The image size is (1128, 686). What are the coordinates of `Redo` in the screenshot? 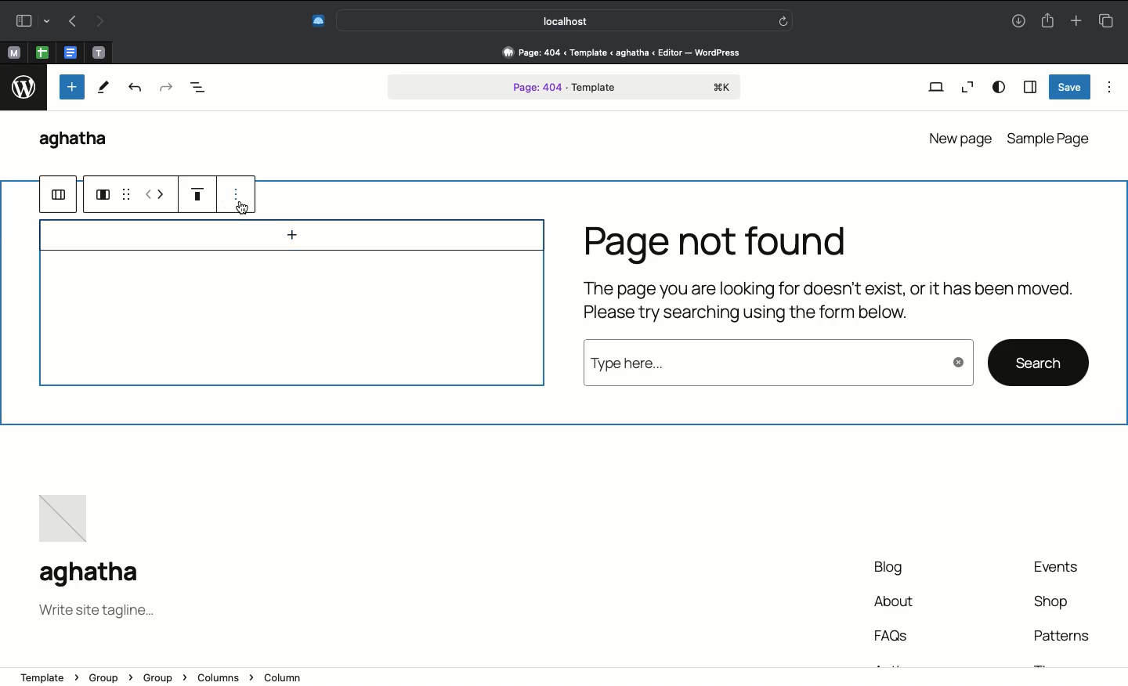 It's located at (165, 88).